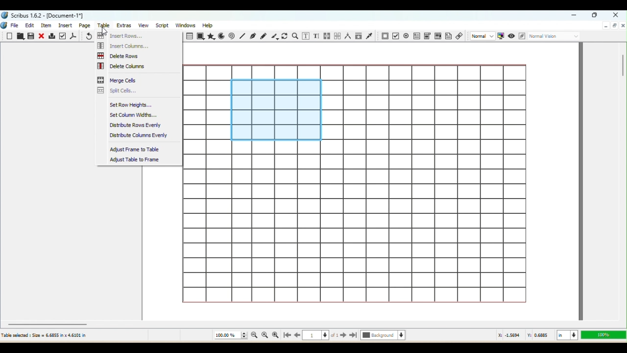 This screenshot has height=353, width=627. Describe the element at coordinates (52, 37) in the screenshot. I see `Print` at that location.